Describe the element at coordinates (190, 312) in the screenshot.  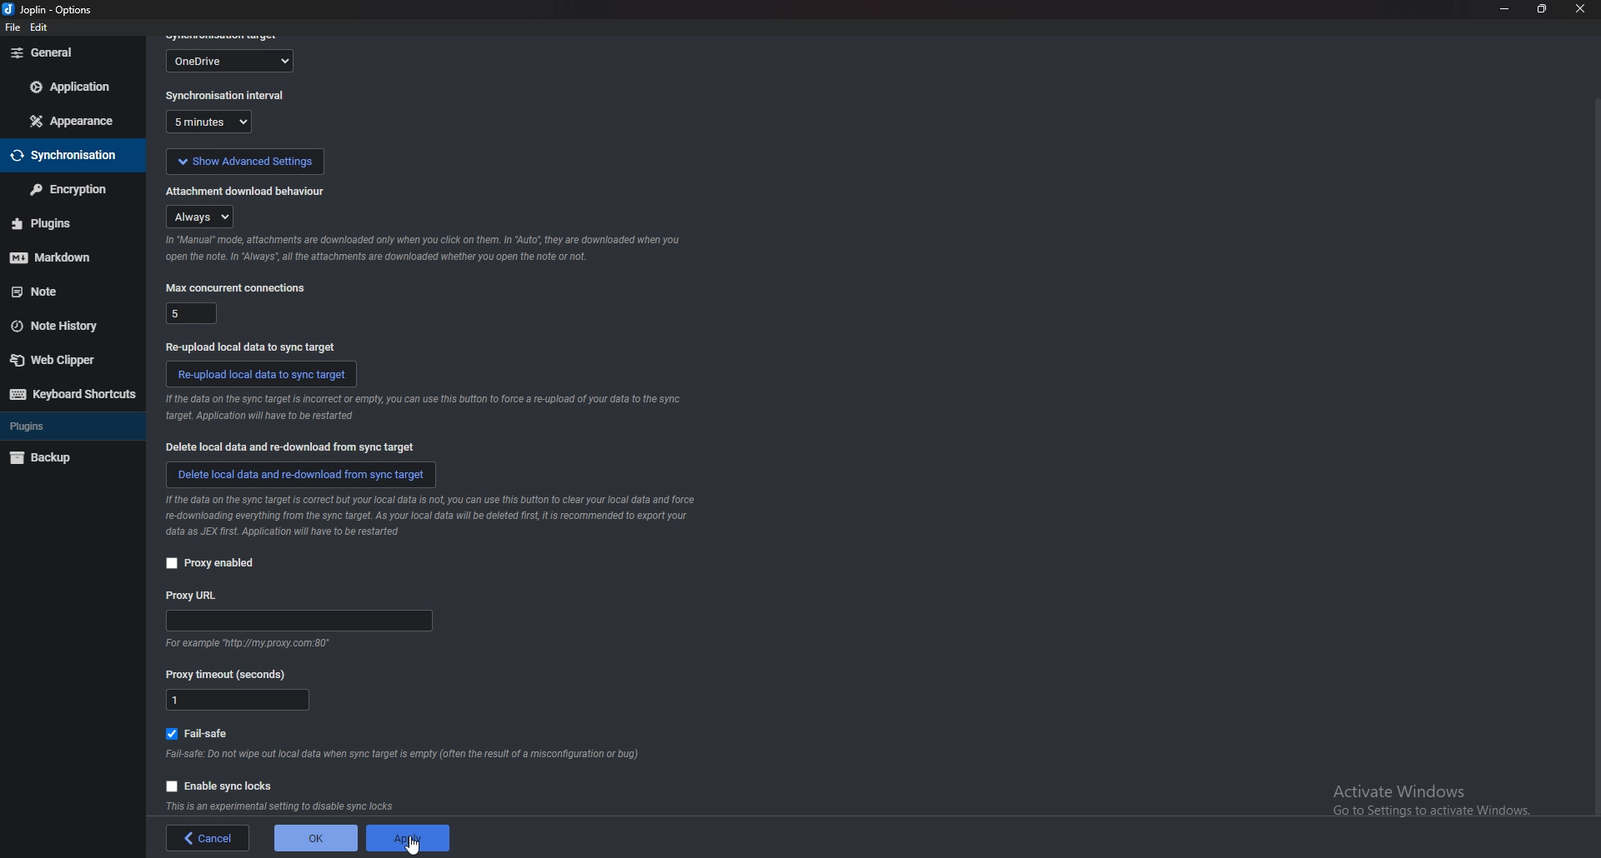
I see `max concurrent connections` at that location.